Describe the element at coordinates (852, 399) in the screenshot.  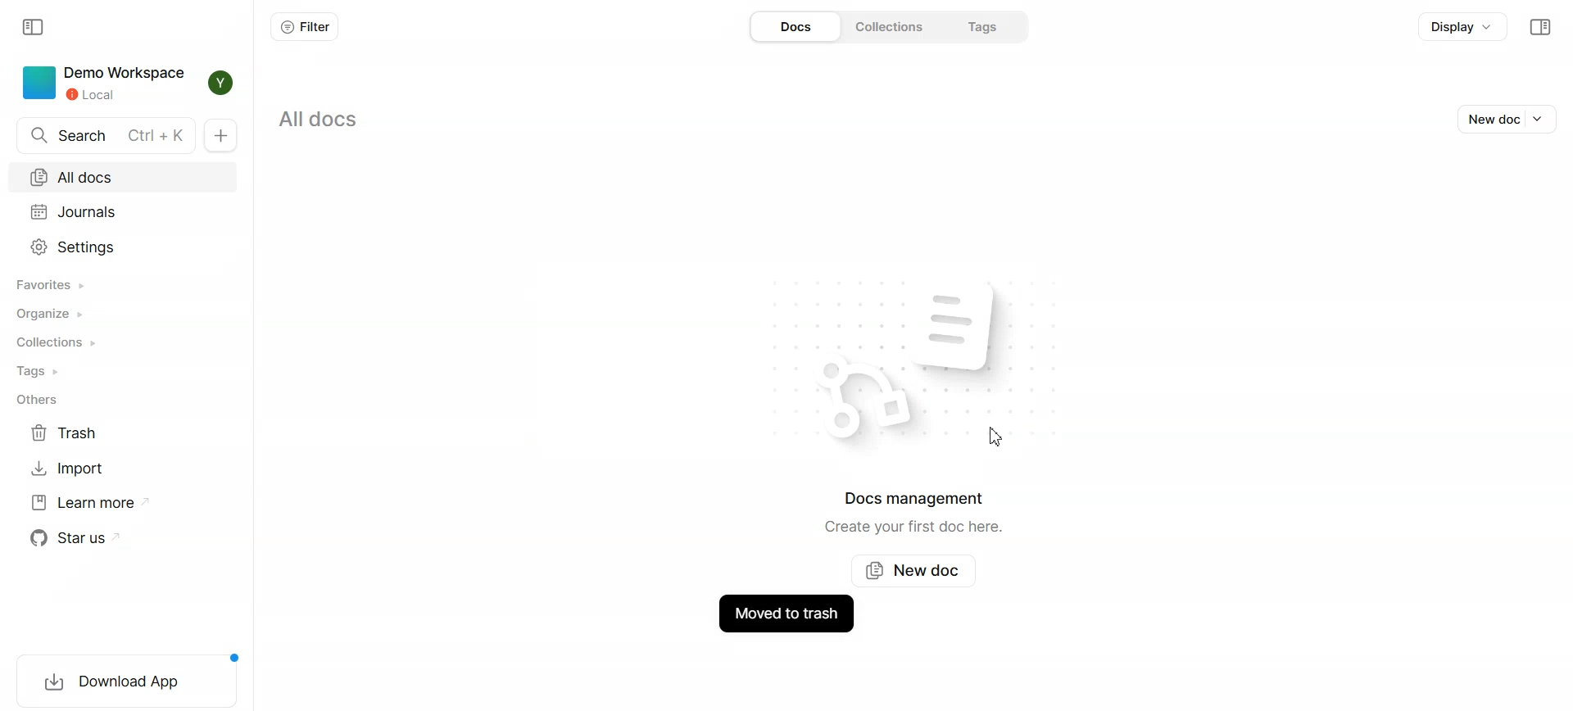
I see `logo` at that location.